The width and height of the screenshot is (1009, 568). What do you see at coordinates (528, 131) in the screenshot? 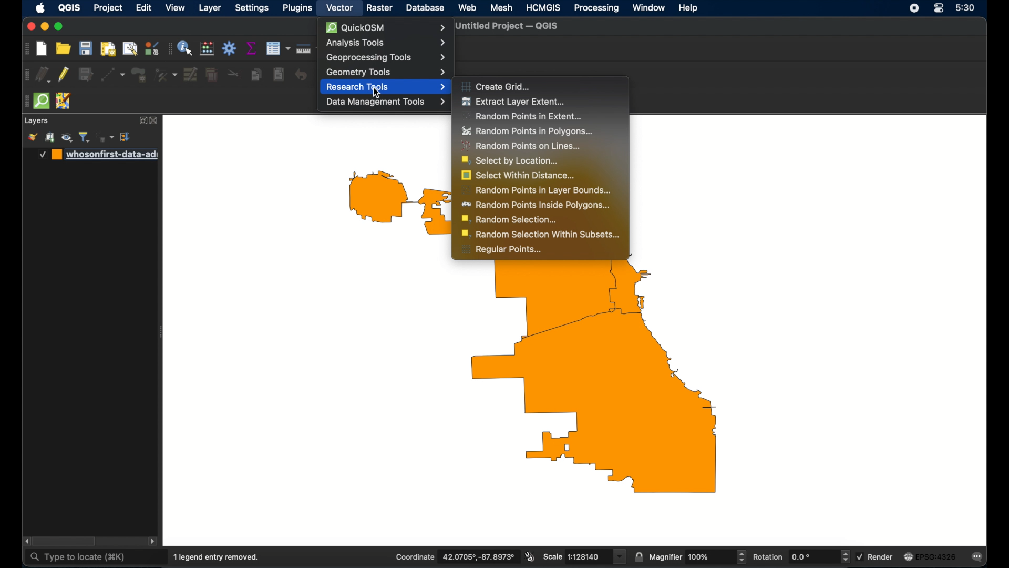
I see `random points in polygons` at bounding box center [528, 131].